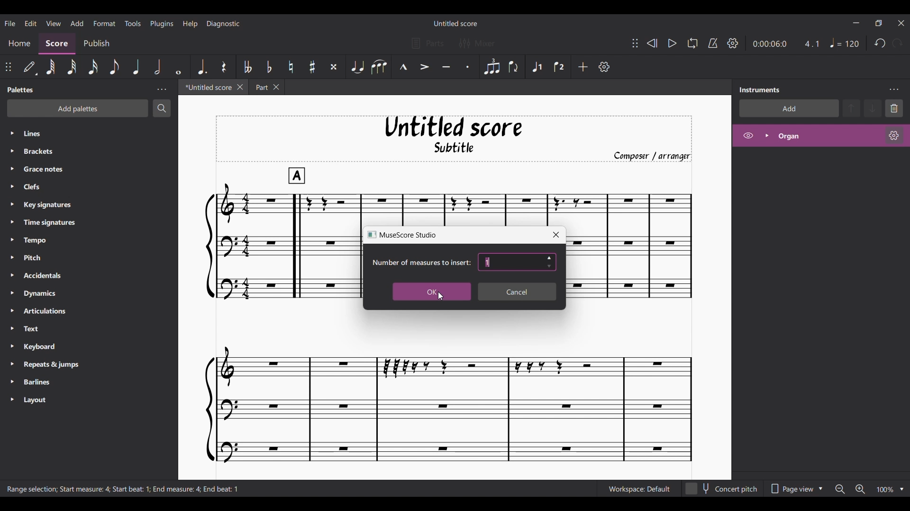 The image size is (910, 511). What do you see at coordinates (72, 67) in the screenshot?
I see `32nd note` at bounding box center [72, 67].